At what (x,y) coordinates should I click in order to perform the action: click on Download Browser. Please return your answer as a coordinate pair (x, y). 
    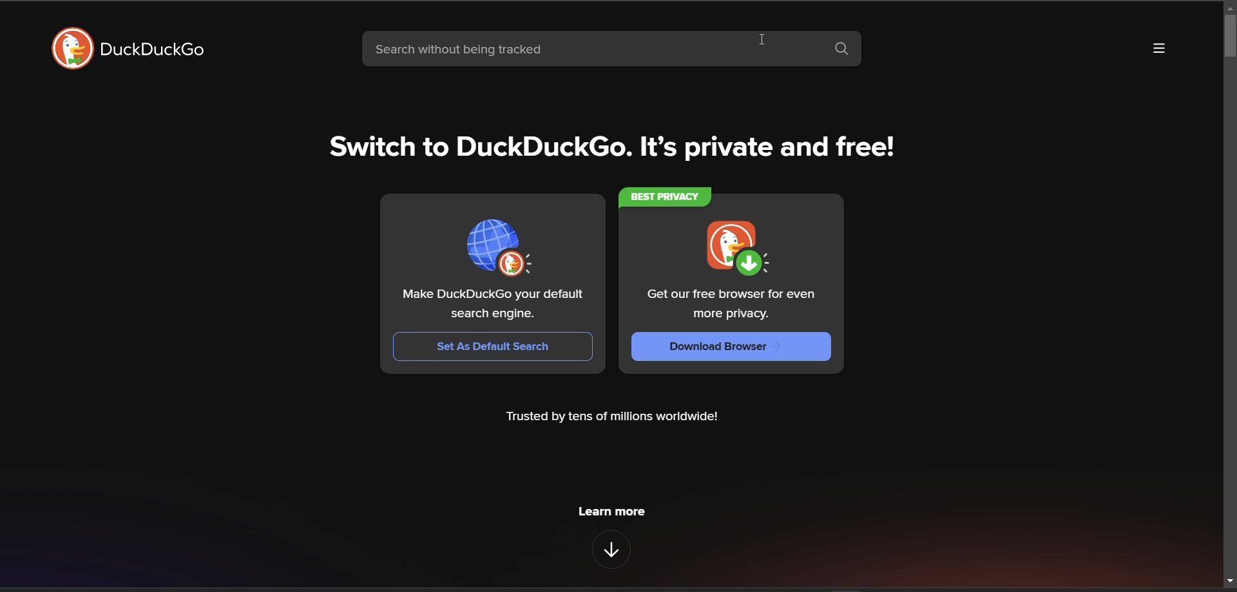
    Looking at the image, I should click on (731, 347).